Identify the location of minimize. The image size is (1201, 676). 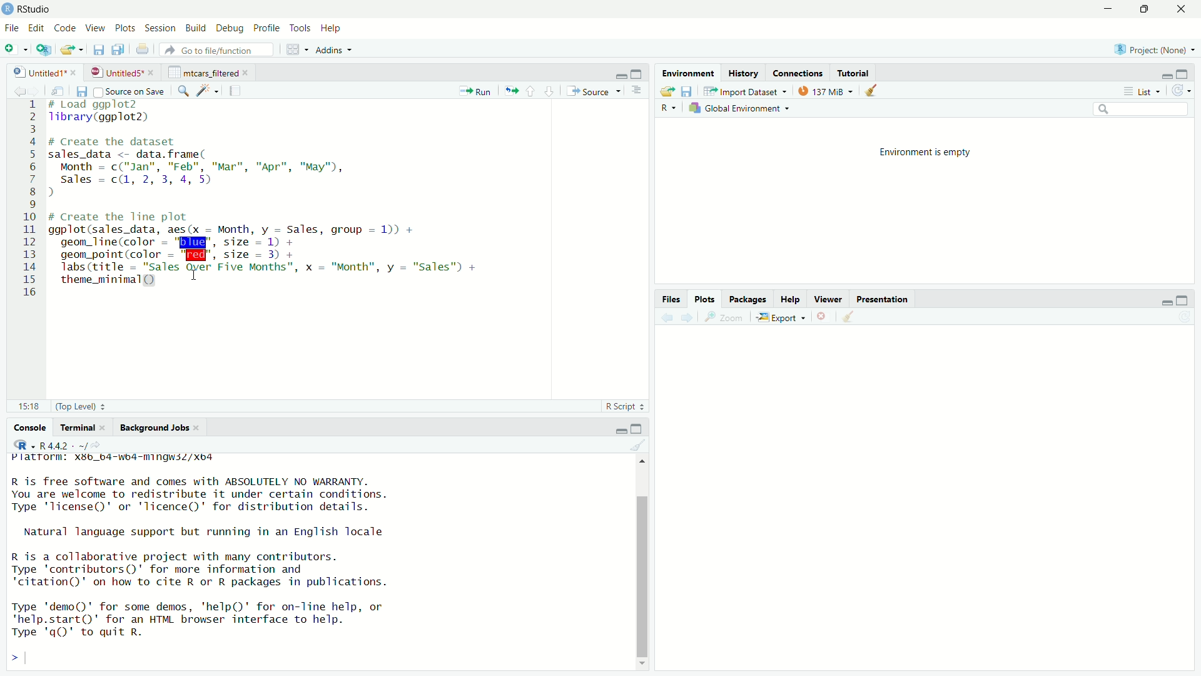
(1167, 74).